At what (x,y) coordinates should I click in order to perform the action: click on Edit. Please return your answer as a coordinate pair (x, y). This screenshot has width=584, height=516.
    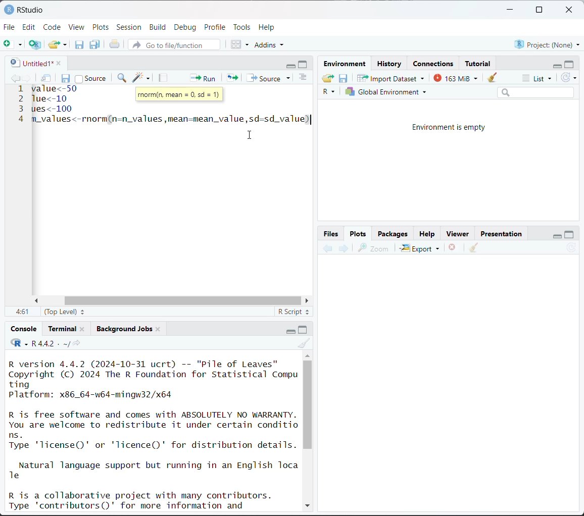
    Looking at the image, I should click on (30, 27).